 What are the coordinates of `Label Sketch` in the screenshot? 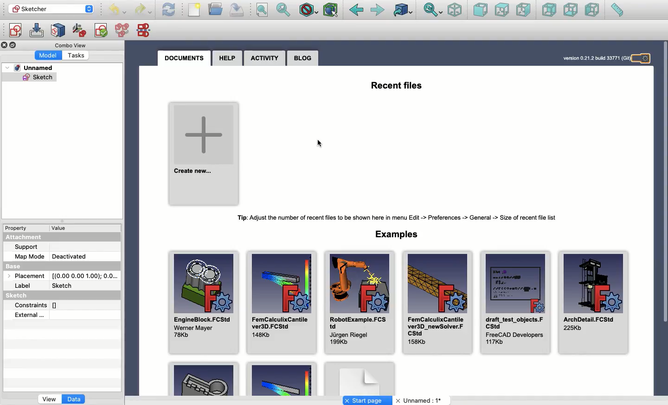 It's located at (48, 286).